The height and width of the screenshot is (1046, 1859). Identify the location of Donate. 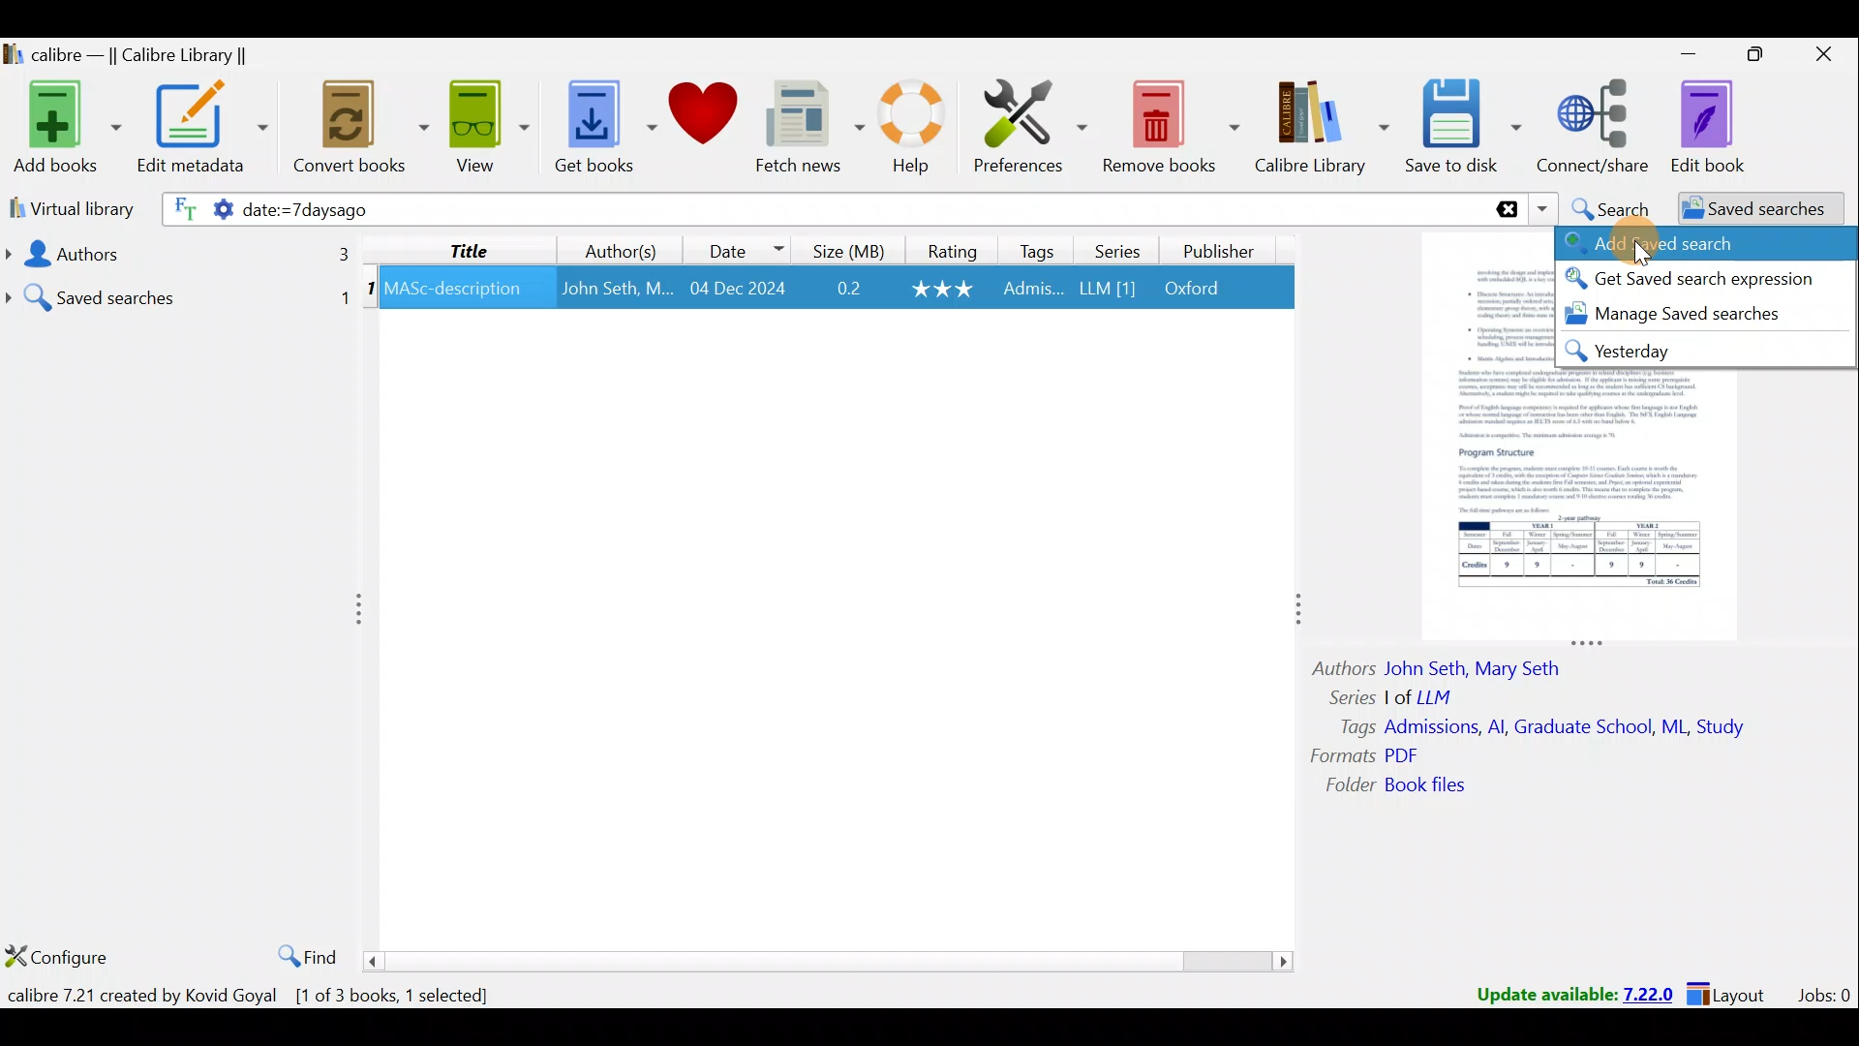
(702, 116).